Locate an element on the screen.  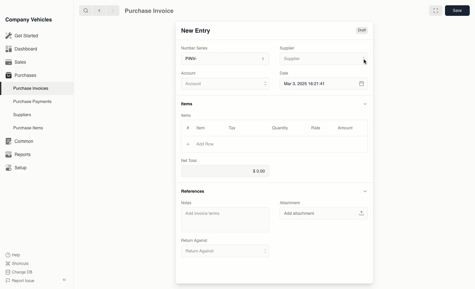
Add invoice terms. is located at coordinates (224, 220).